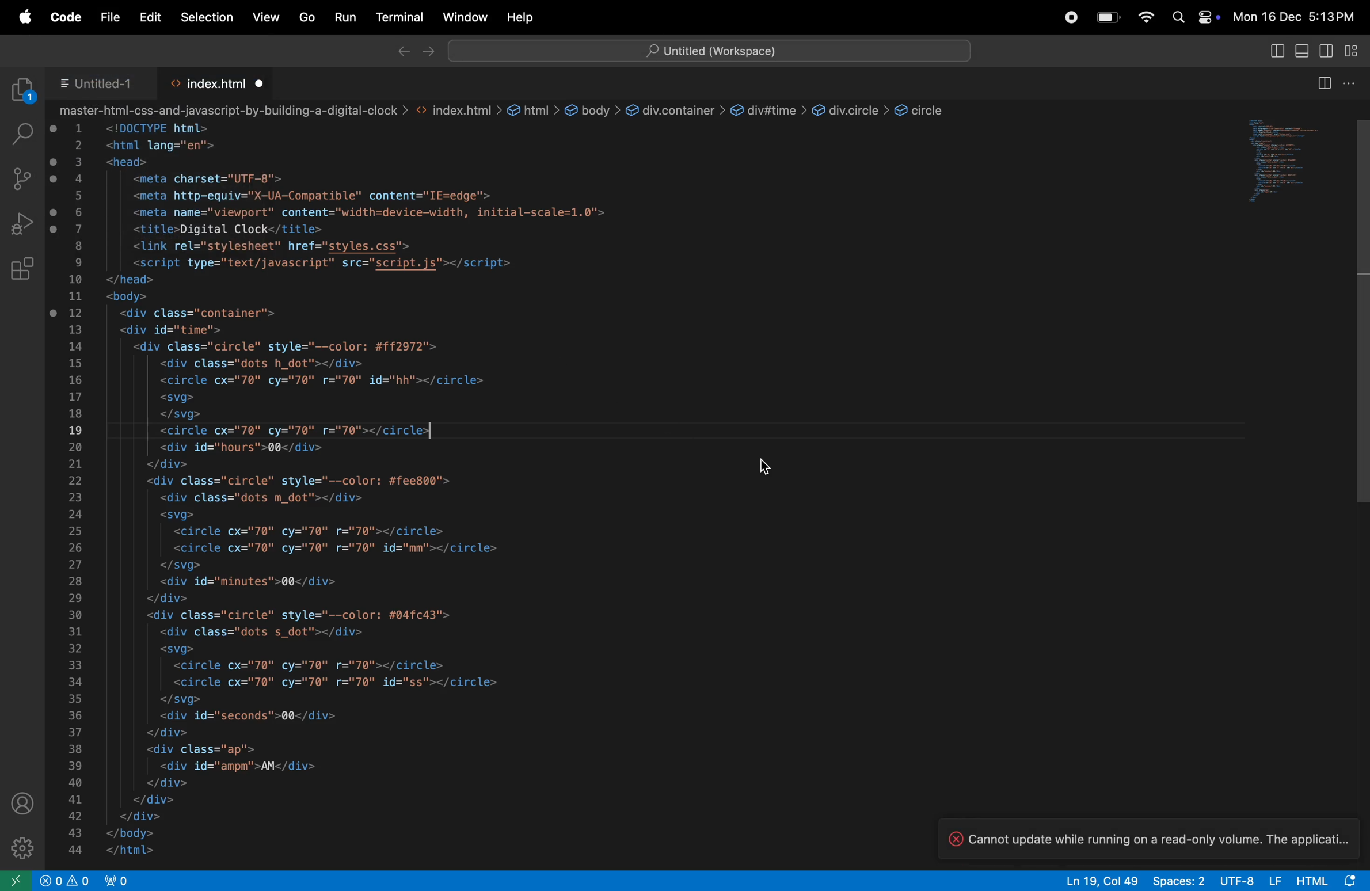  Describe the element at coordinates (64, 879) in the screenshot. I see `alert` at that location.